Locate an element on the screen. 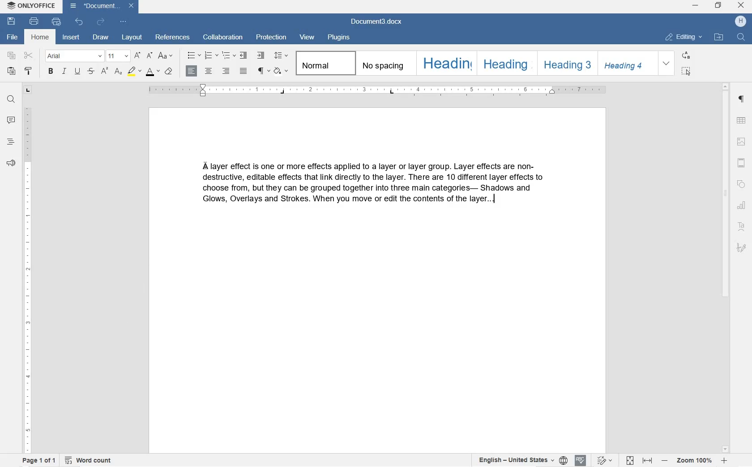 Image resolution: width=752 pixels, height=467 pixels. PARAGRAPH LINE SPACING is located at coordinates (282, 56).